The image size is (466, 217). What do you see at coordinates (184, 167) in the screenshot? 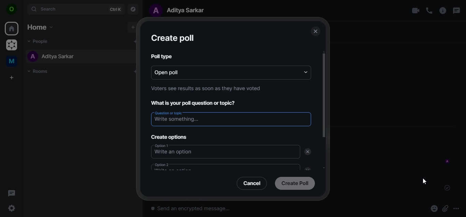
I see `option  2` at bounding box center [184, 167].